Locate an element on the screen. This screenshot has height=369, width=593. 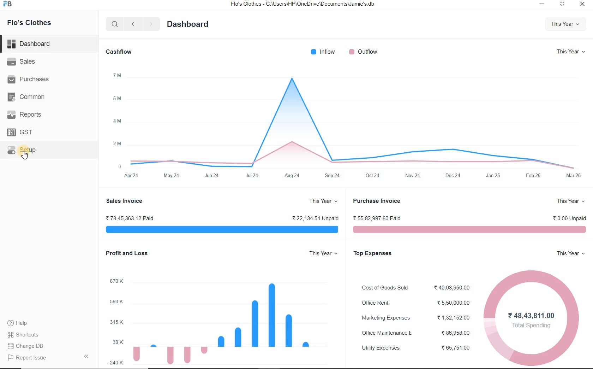
Flo's Clothes is located at coordinates (29, 23).